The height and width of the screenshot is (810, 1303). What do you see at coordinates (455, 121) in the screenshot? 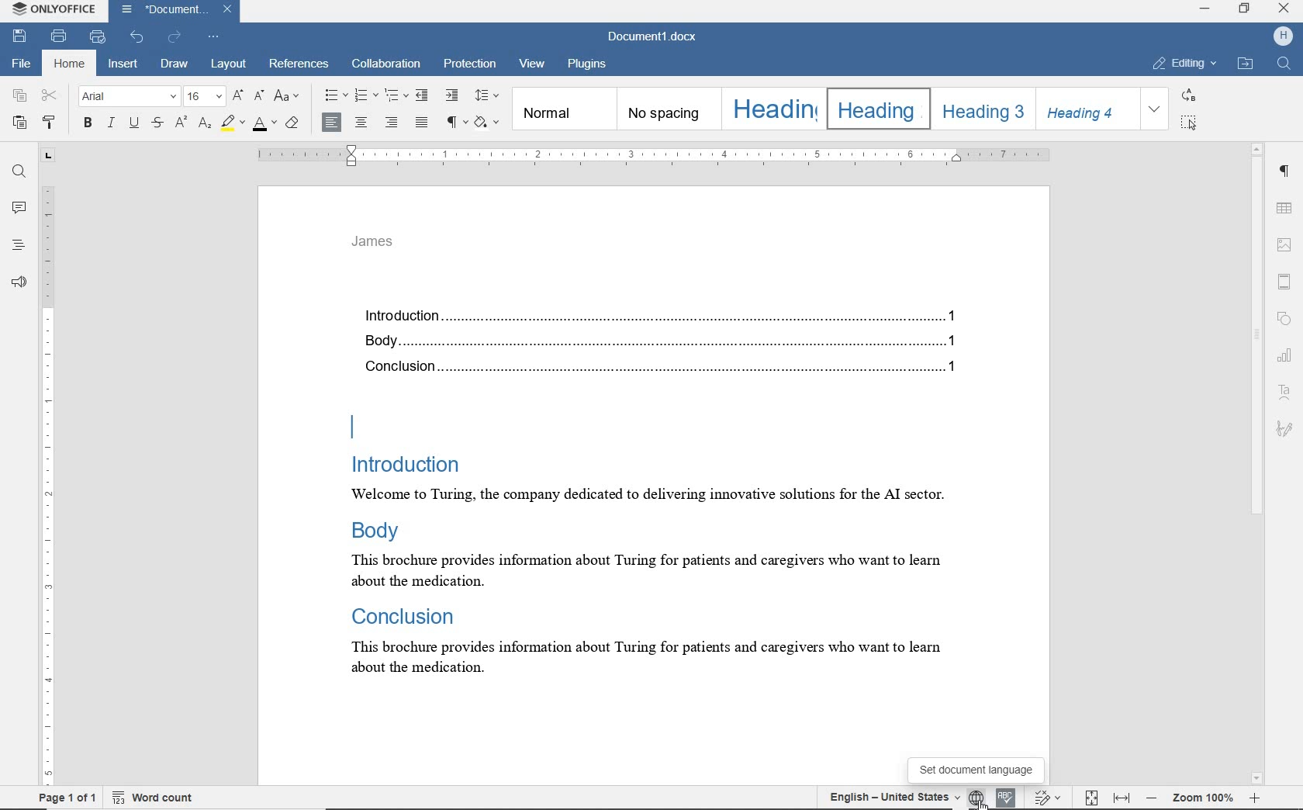
I see `nonprinting characters` at bounding box center [455, 121].